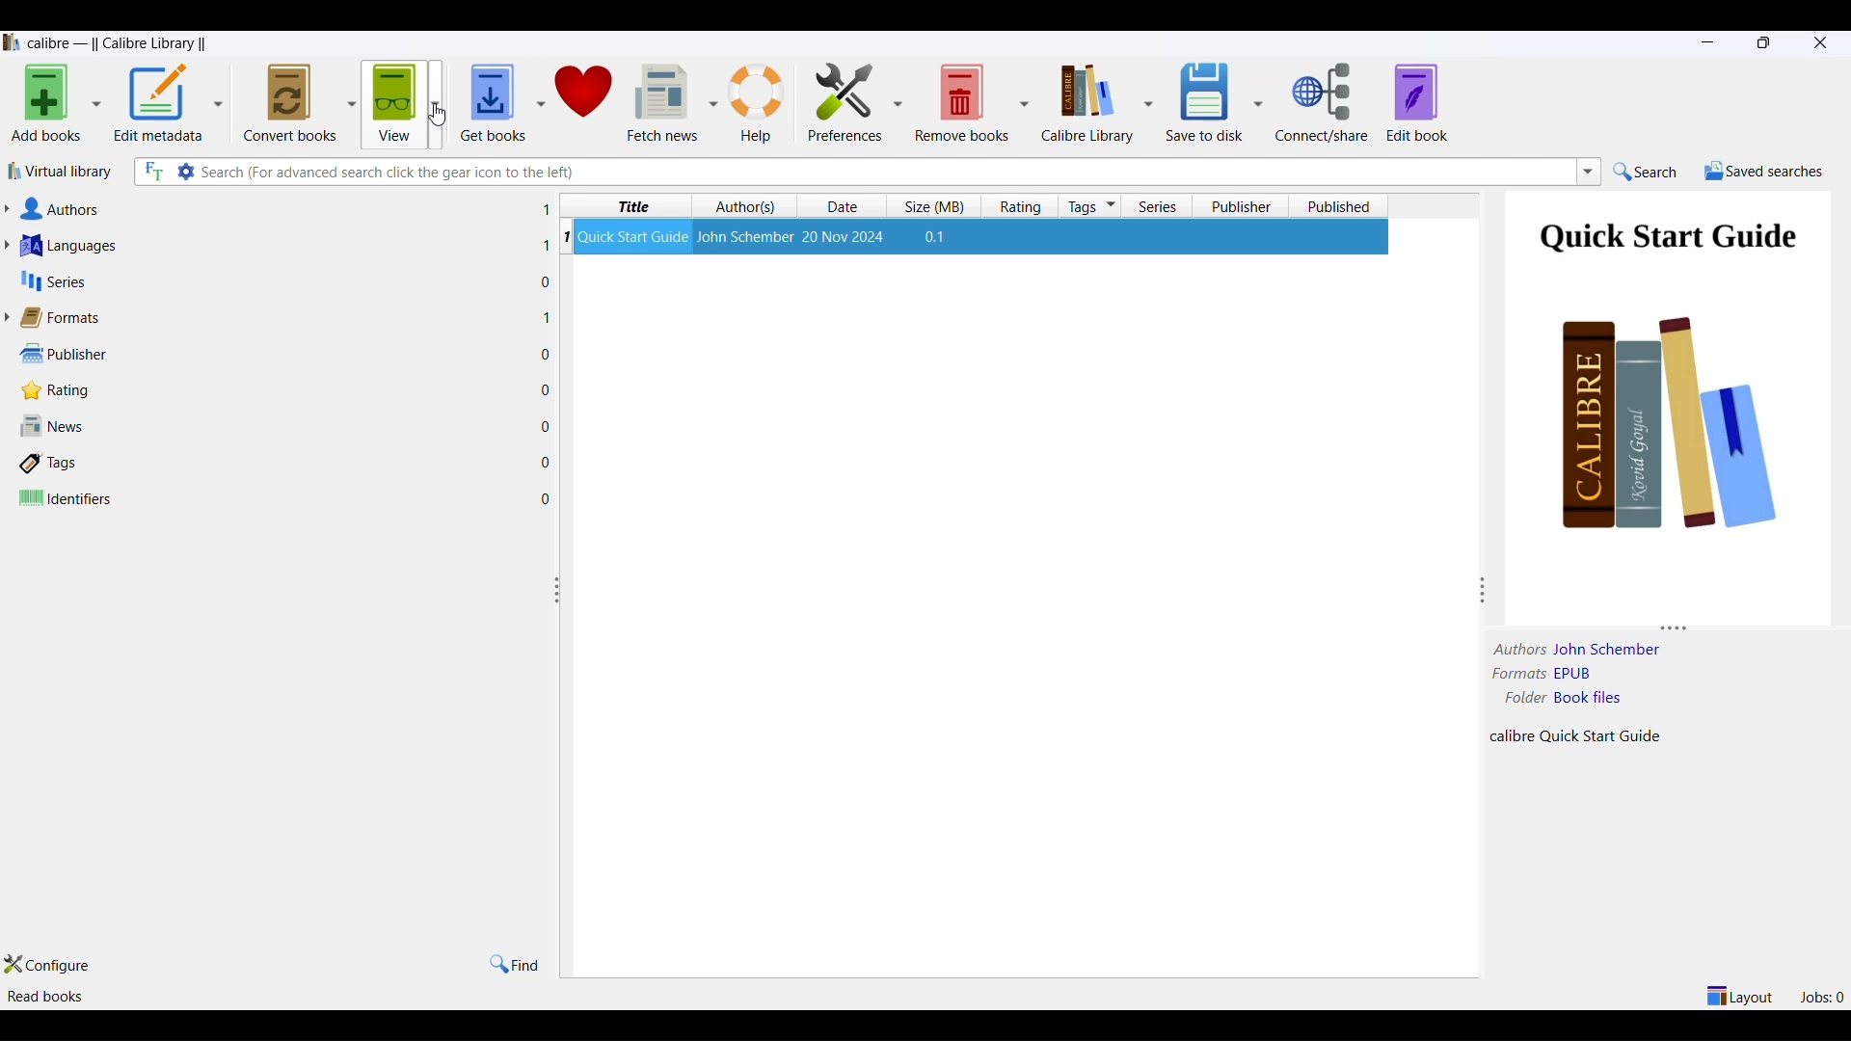 This screenshot has height=1041, width=1851. Describe the element at coordinates (288, 390) in the screenshot. I see `ratings and number of ratings` at that location.